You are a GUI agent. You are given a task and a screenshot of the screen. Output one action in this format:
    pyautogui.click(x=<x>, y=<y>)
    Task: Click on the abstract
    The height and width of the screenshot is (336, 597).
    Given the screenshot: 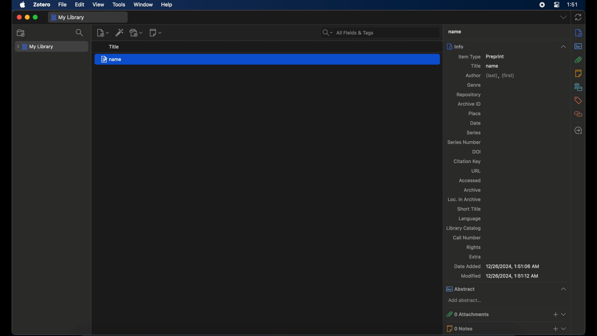 What is the action you would take?
    pyautogui.click(x=578, y=46)
    